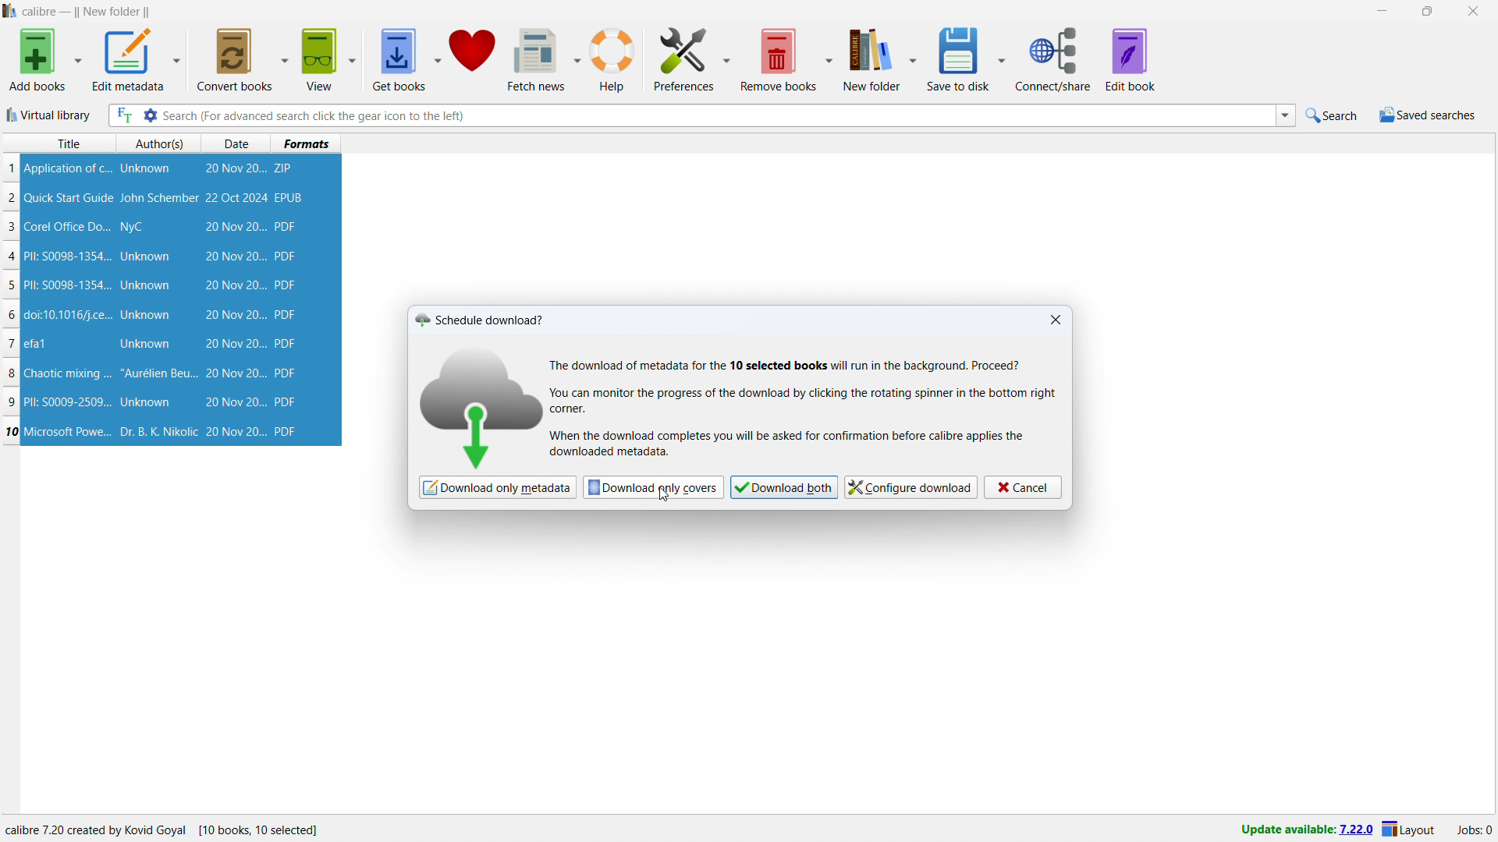  I want to click on remove books, so click(779, 59).